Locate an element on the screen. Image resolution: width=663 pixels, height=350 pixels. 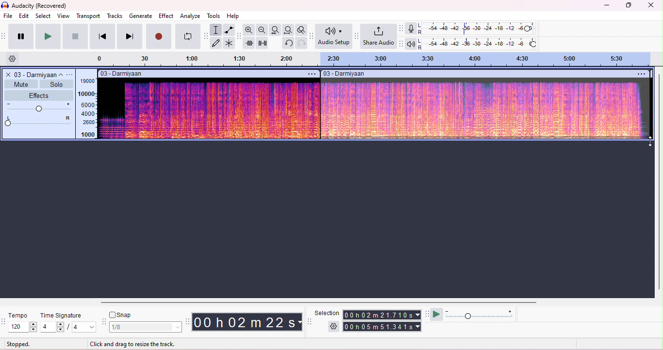
frequency is located at coordinates (86, 108).